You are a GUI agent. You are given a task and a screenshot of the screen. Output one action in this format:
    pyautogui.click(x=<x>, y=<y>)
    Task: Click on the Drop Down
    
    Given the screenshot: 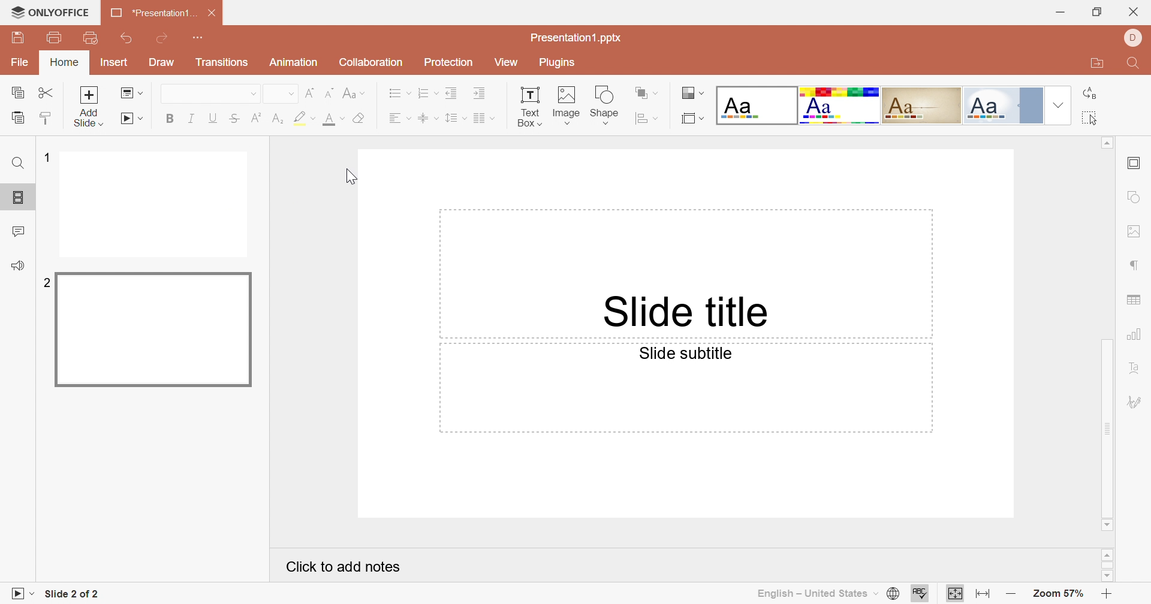 What is the action you would take?
    pyautogui.click(x=1059, y=104)
    